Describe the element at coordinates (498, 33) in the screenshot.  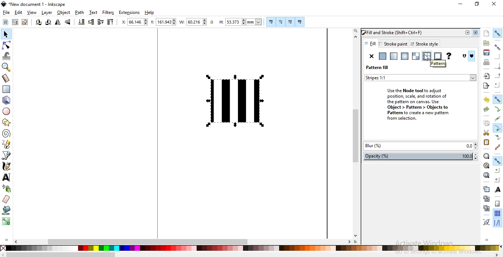
I see `enable snapping` at that location.